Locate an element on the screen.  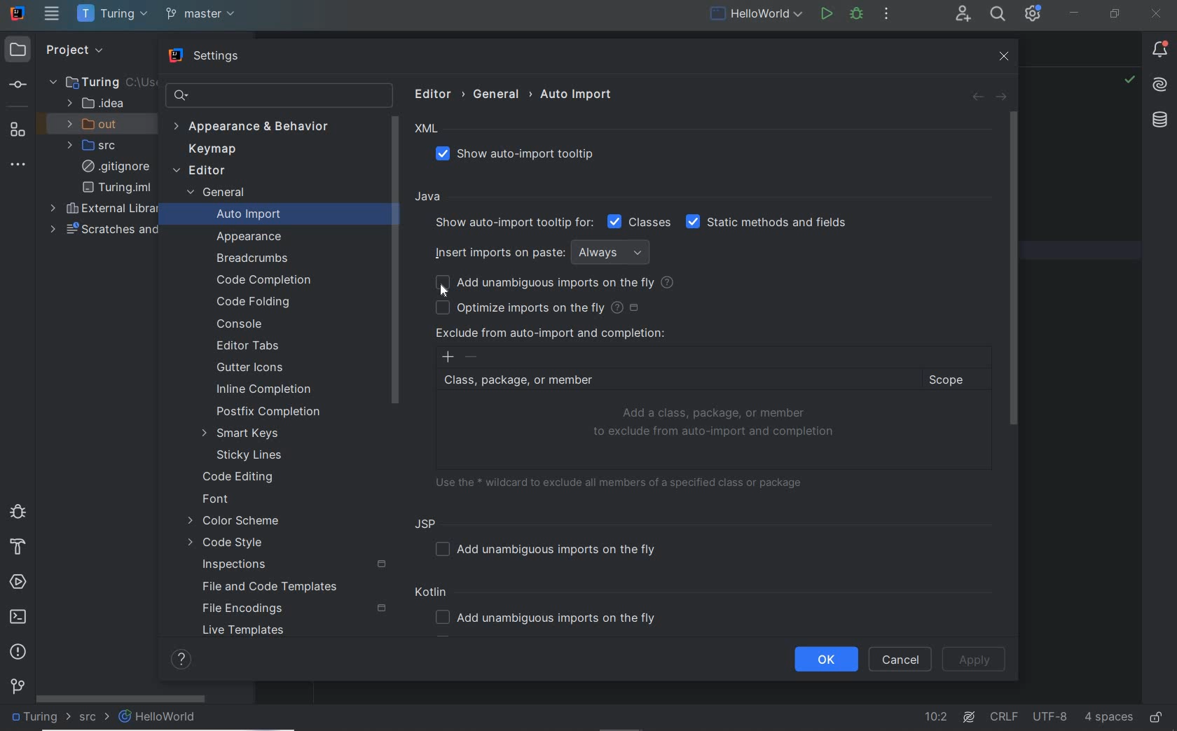
close is located at coordinates (1006, 57).